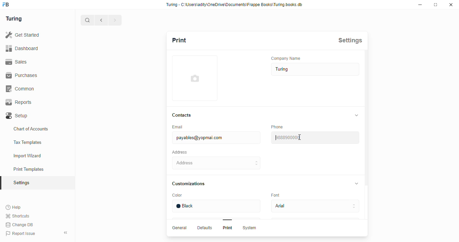 The width and height of the screenshot is (459, 242). Describe the element at coordinates (36, 115) in the screenshot. I see `Setup` at that location.